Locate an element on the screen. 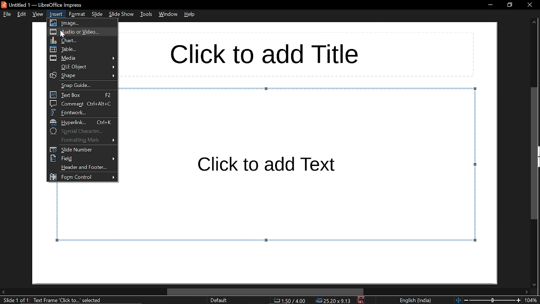 The width and height of the screenshot is (540, 304). OLE object is located at coordinates (82, 67).